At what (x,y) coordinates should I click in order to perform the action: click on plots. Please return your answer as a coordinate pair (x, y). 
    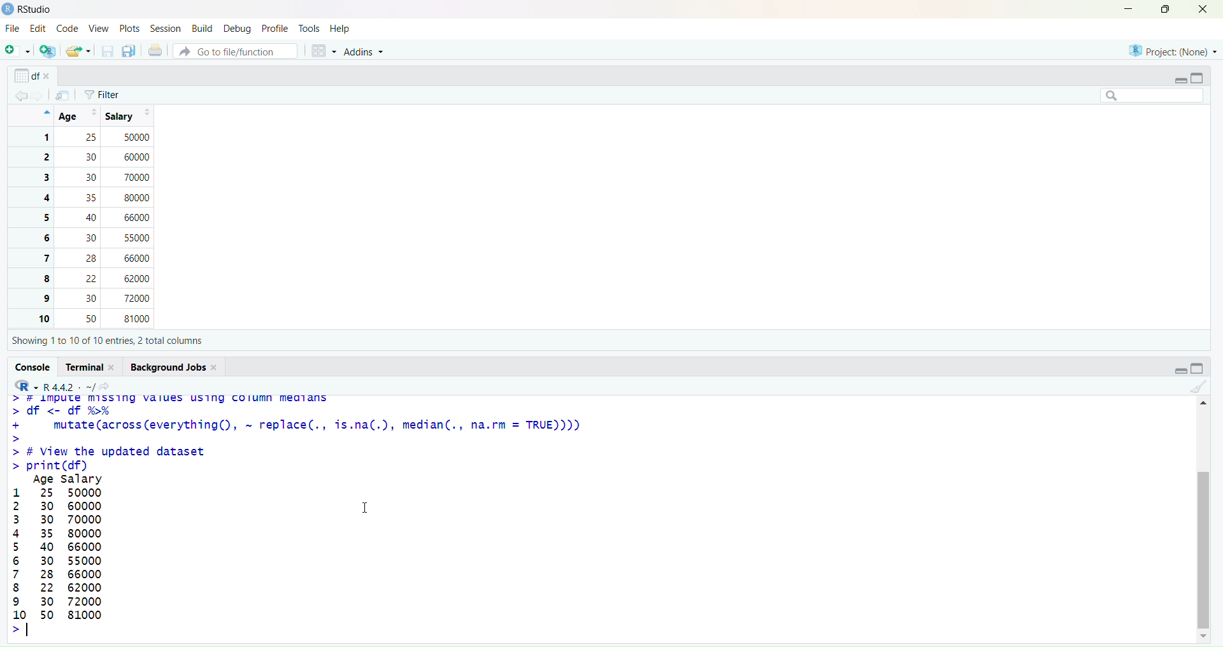
    Looking at the image, I should click on (129, 27).